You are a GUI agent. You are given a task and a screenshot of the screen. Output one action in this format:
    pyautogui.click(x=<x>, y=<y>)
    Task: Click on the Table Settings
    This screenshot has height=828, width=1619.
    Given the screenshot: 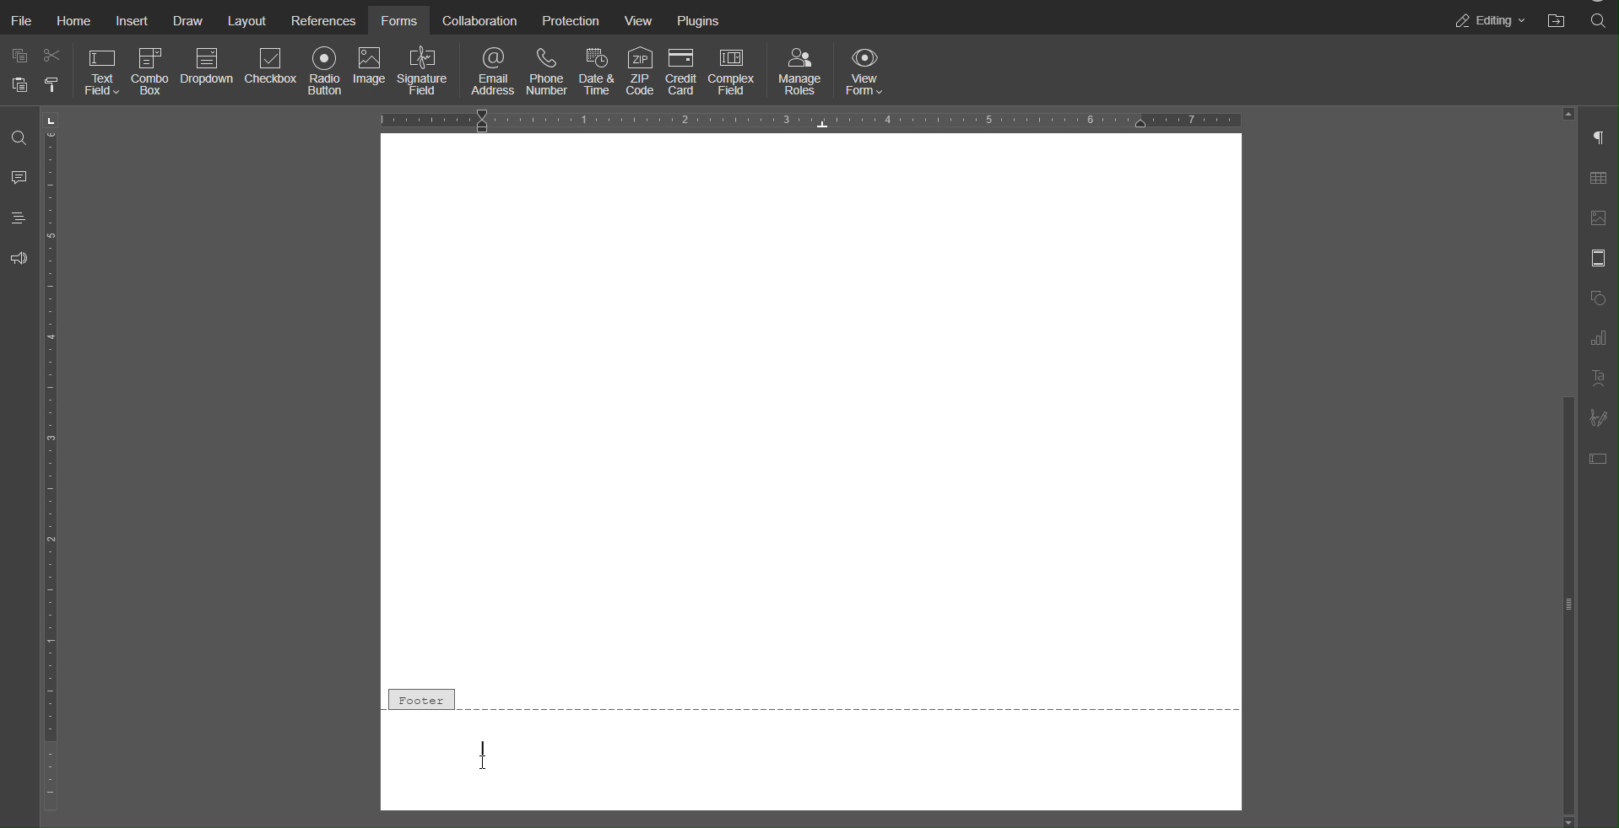 What is the action you would take?
    pyautogui.click(x=1600, y=180)
    